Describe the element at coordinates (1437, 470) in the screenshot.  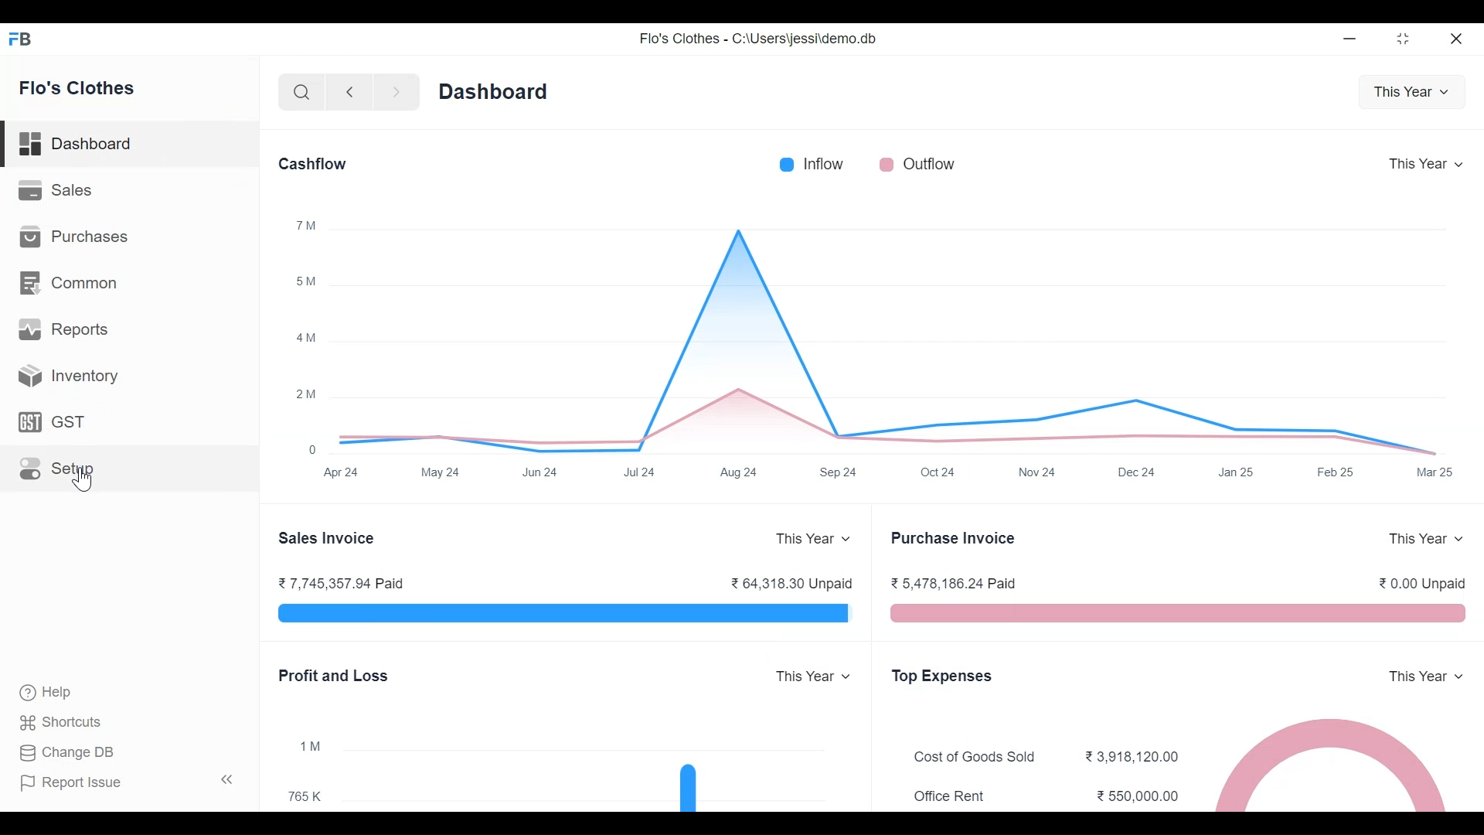
I see `Mar 25` at that location.